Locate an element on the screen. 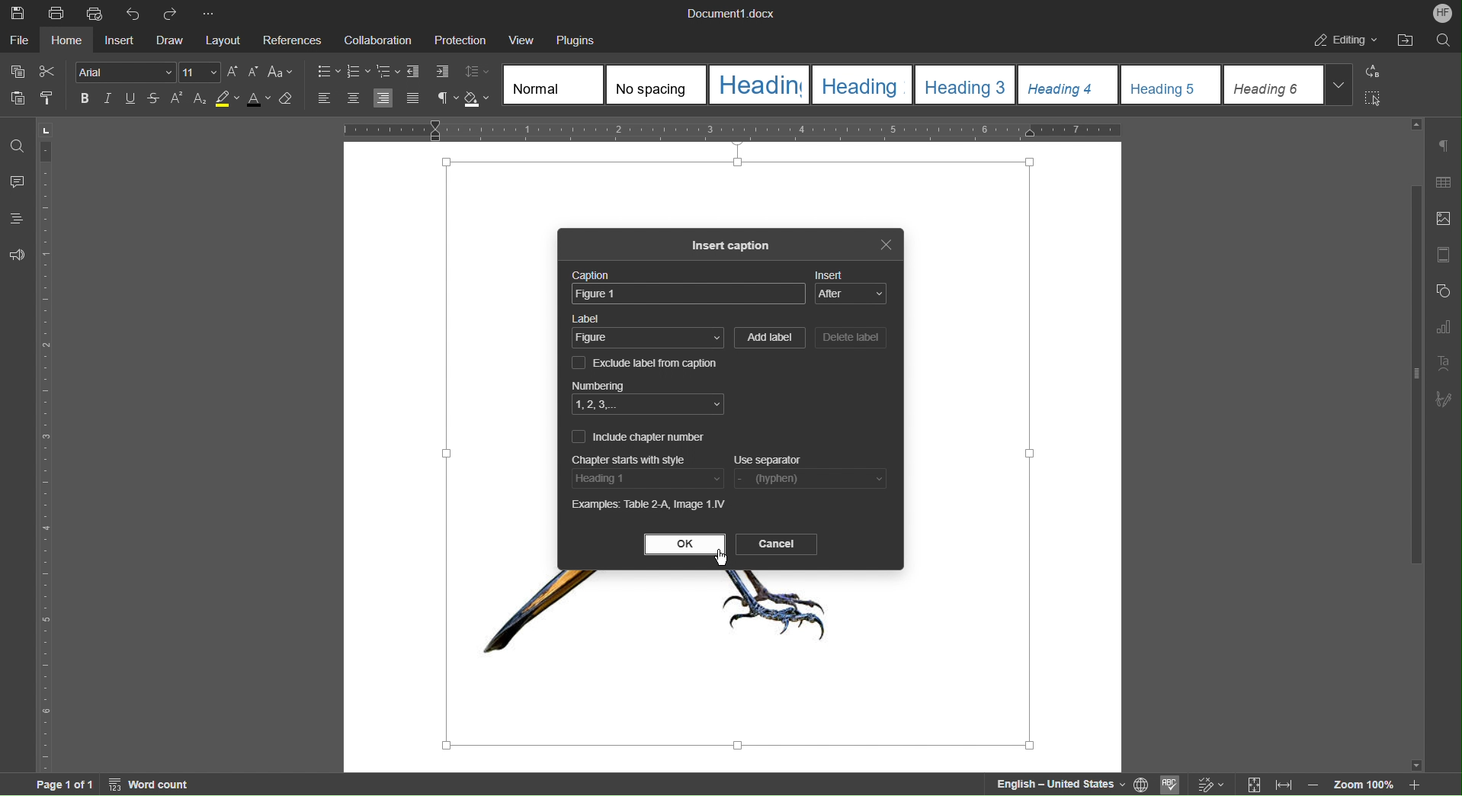  Delete label is located at coordinates (851, 339).